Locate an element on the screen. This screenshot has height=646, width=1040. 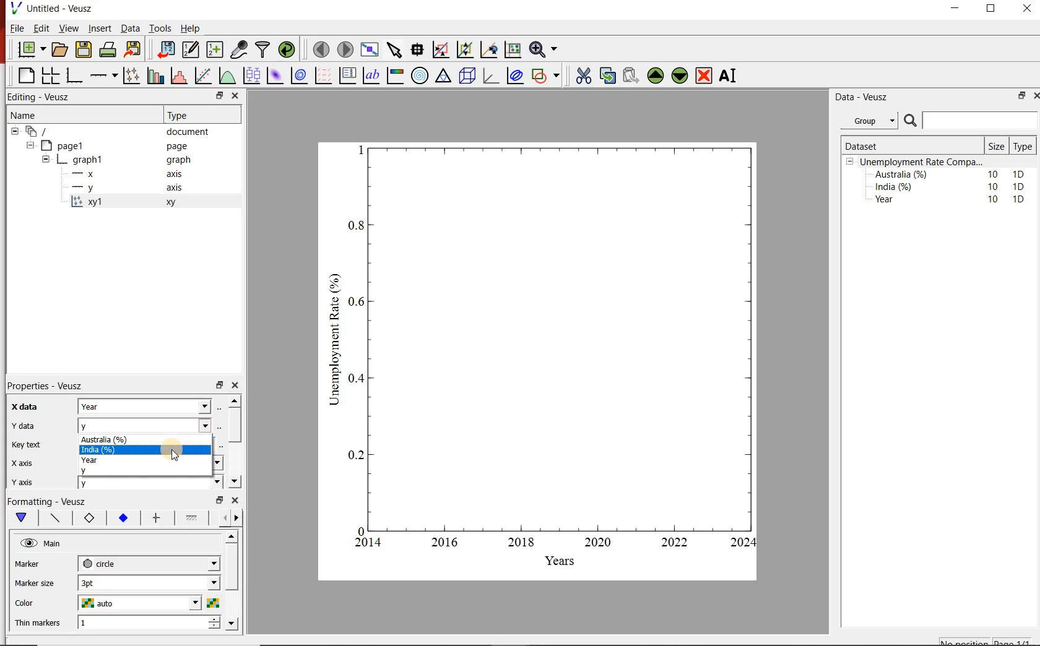
view plot on full screen is located at coordinates (371, 49).